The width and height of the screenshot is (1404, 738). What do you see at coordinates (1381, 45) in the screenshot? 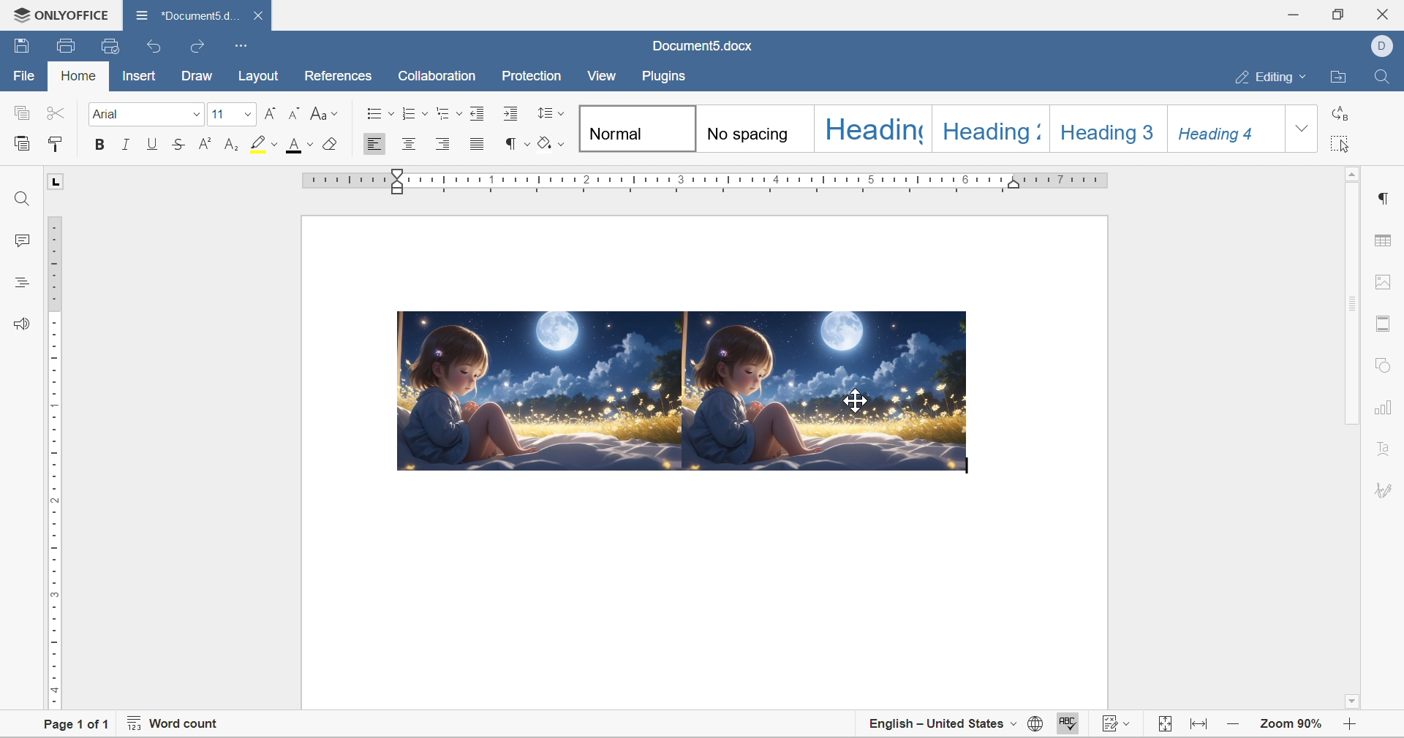
I see `dell` at bounding box center [1381, 45].